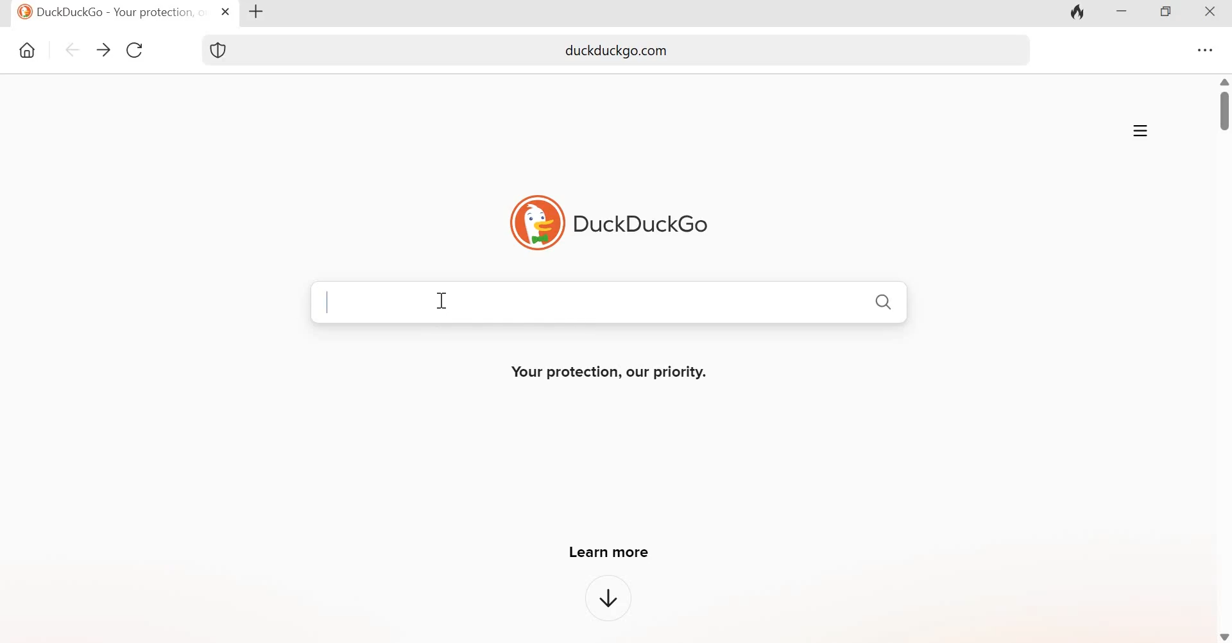 The height and width of the screenshot is (643, 1232). Describe the element at coordinates (102, 50) in the screenshot. I see `go forward one page` at that location.